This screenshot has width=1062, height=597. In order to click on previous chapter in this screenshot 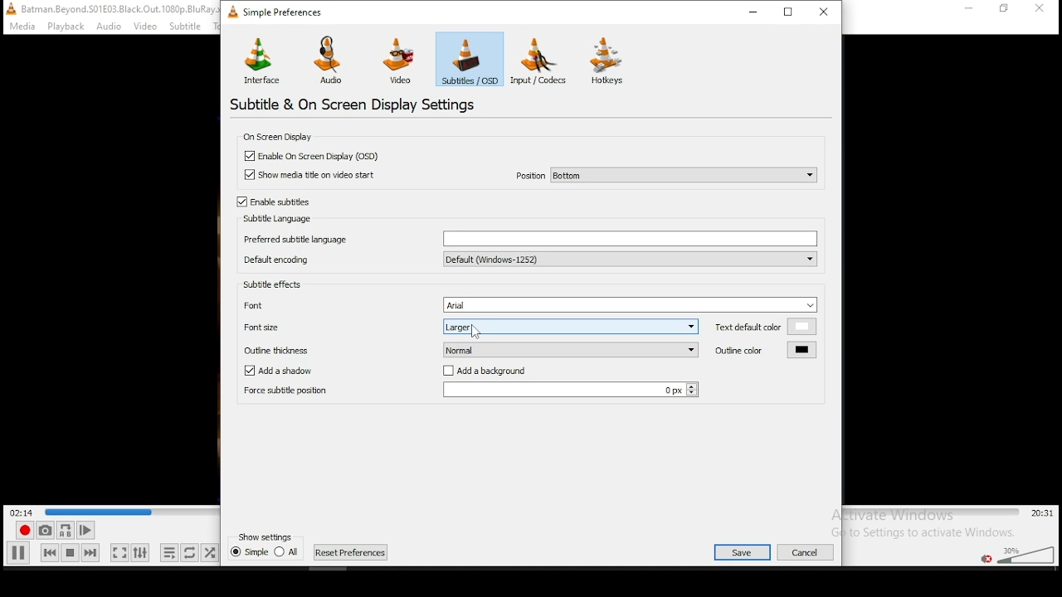, I will do `click(265, 556)`.